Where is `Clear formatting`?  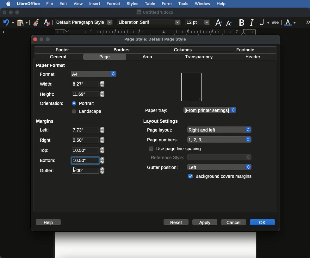 Clear formatting is located at coordinates (47, 22).